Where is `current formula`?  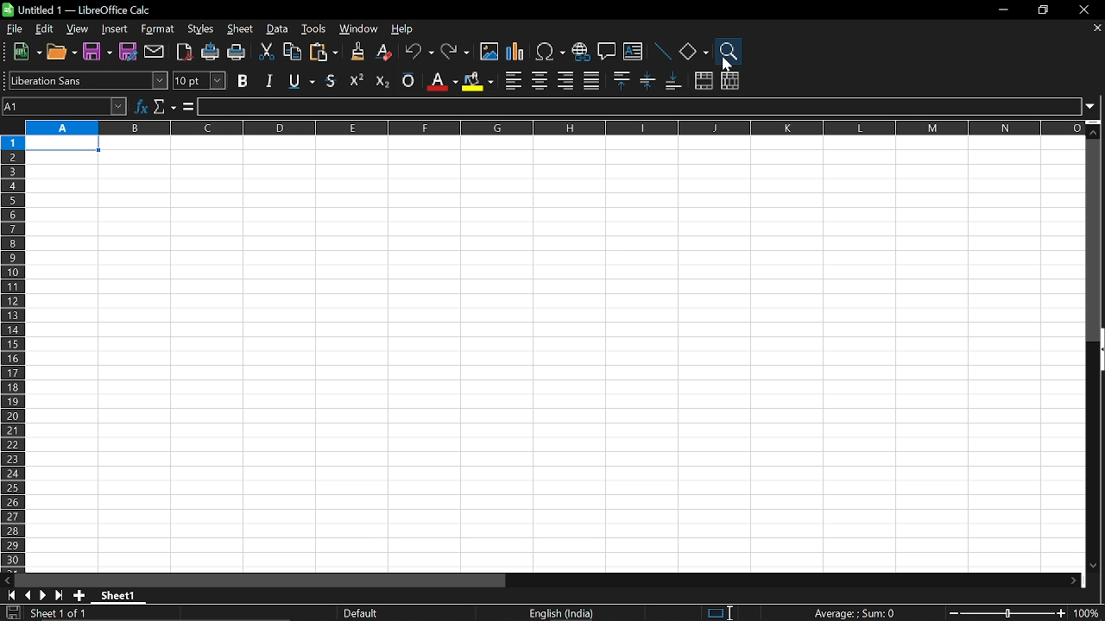 current formula is located at coordinates (855, 613).